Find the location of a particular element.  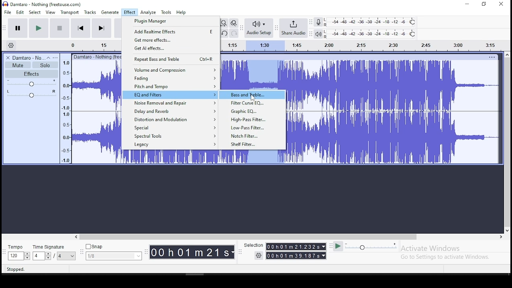

 is located at coordinates (4, 27).